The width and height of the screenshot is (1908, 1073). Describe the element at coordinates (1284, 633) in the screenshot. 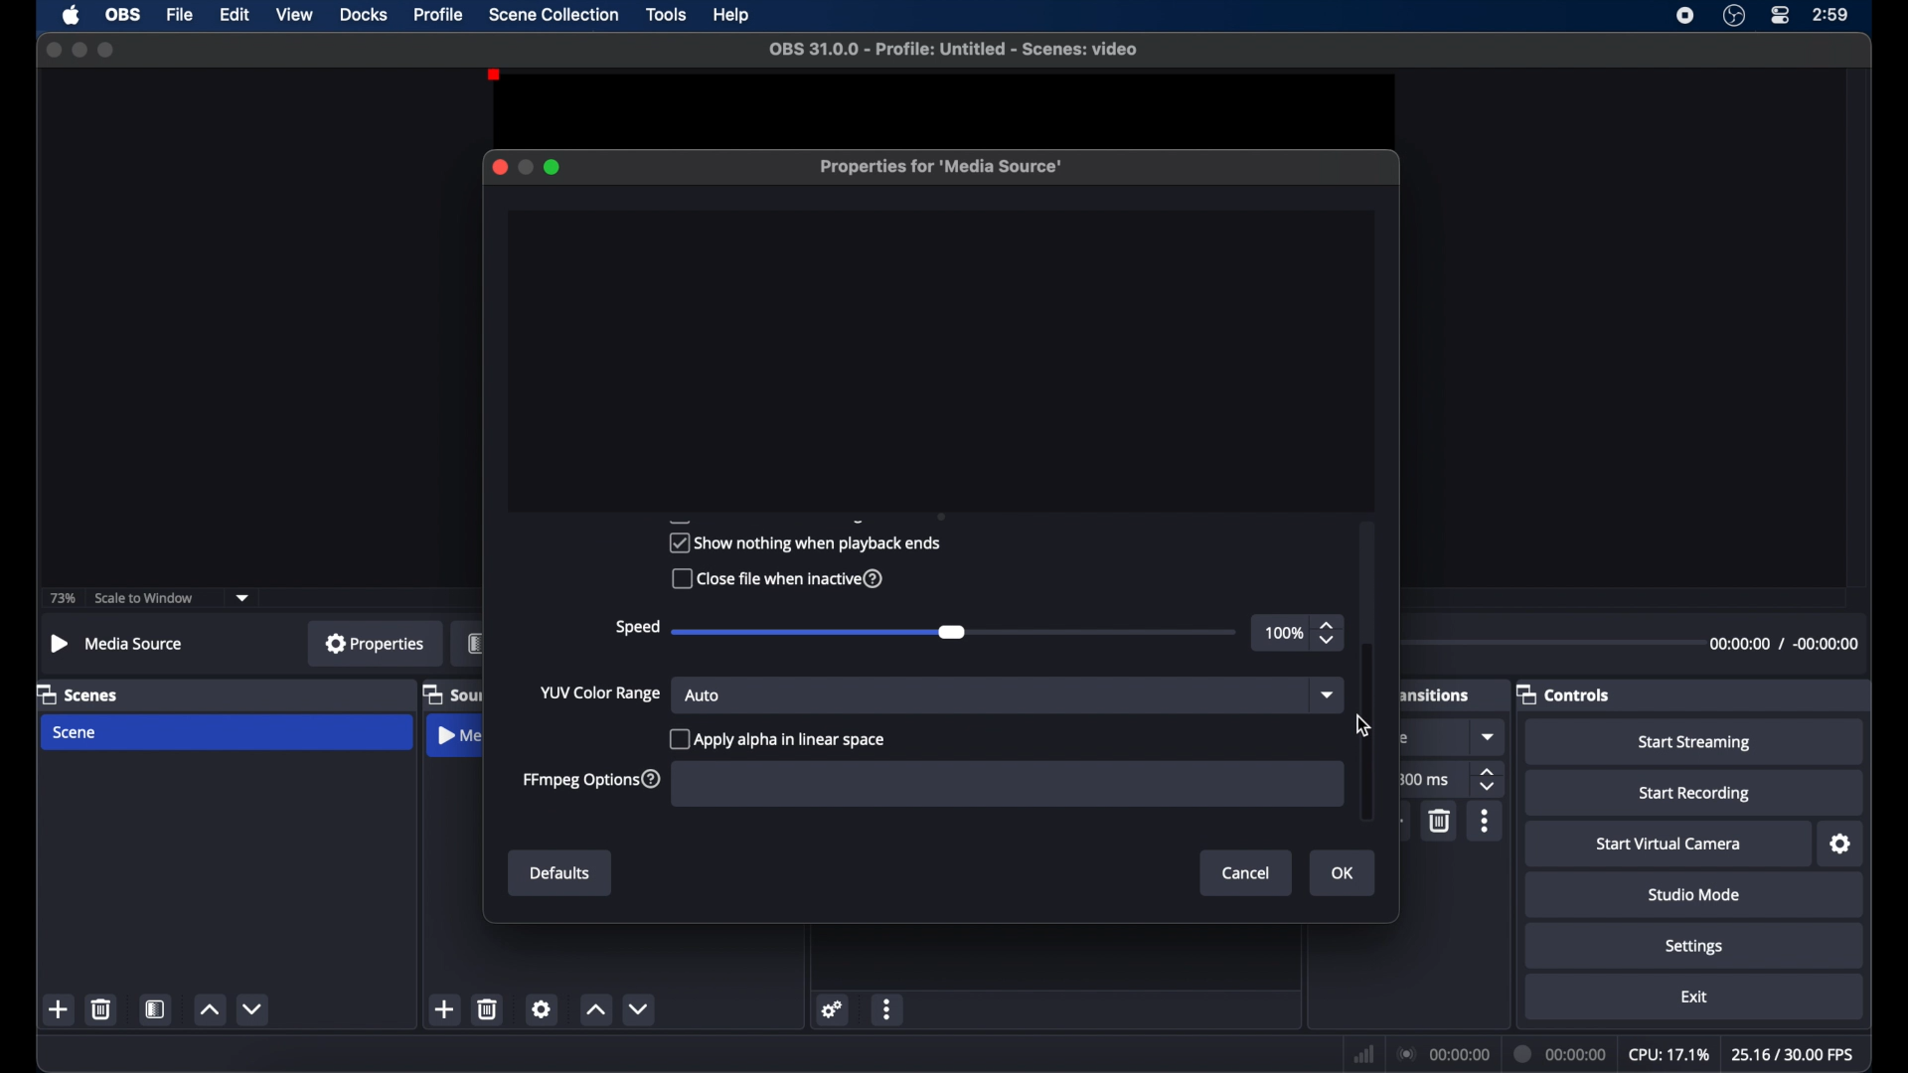

I see `100%` at that location.